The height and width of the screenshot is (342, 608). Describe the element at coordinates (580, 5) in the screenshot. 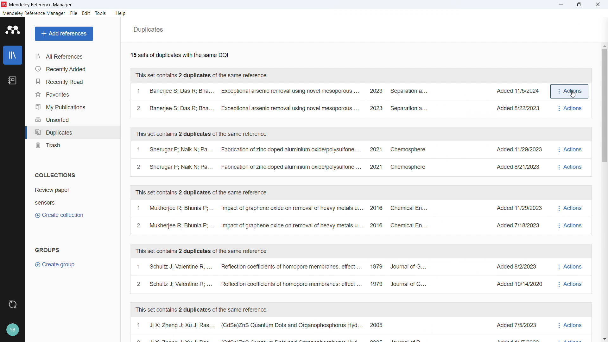

I see `maximise ` at that location.